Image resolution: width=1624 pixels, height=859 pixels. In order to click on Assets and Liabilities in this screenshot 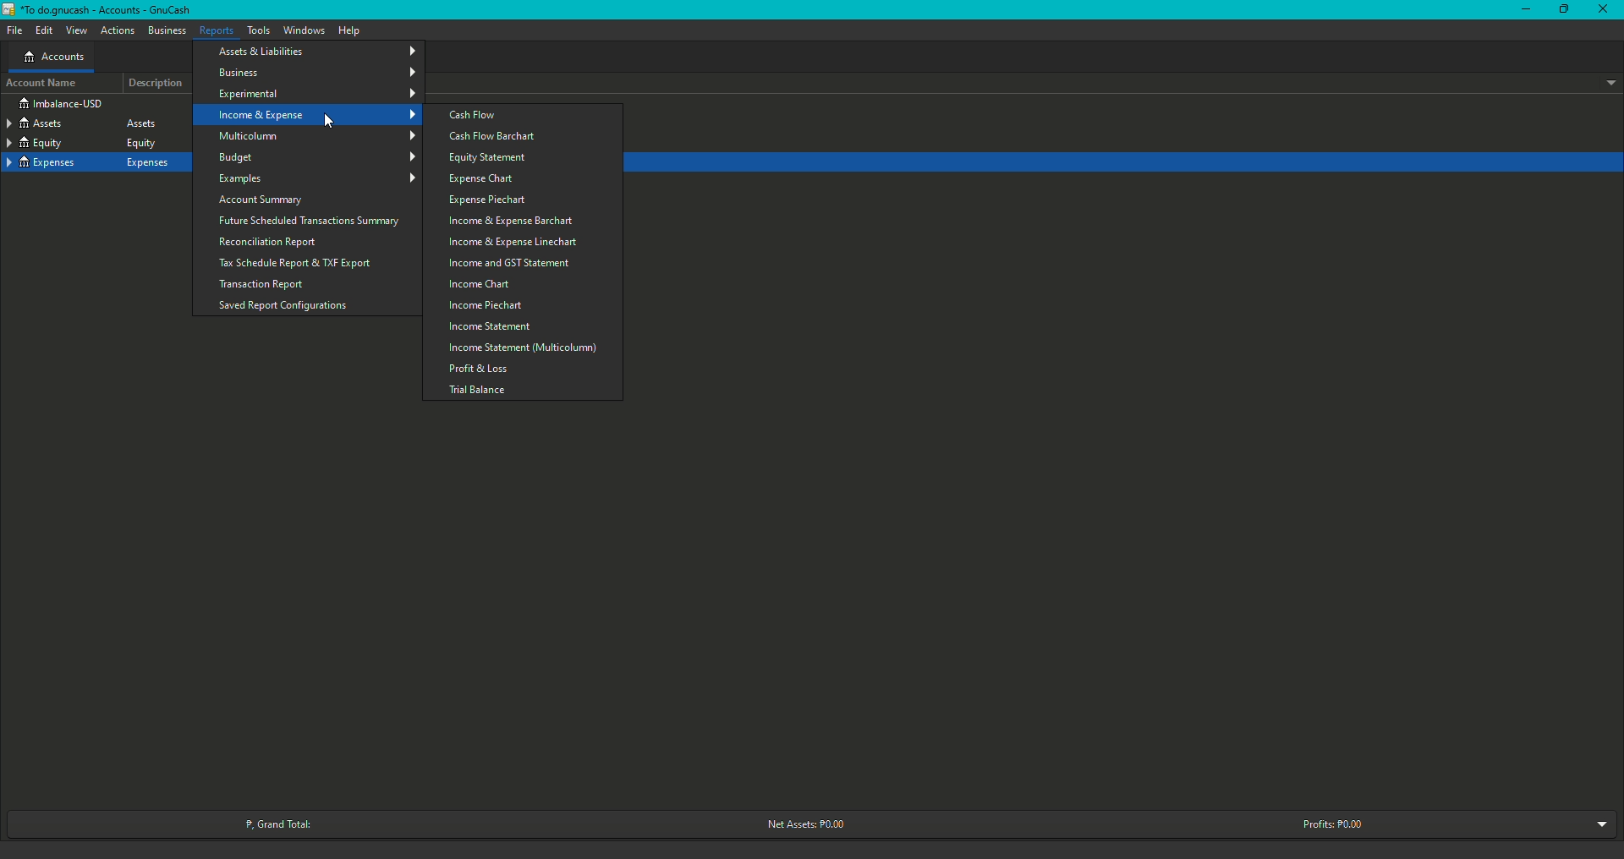, I will do `click(321, 51)`.